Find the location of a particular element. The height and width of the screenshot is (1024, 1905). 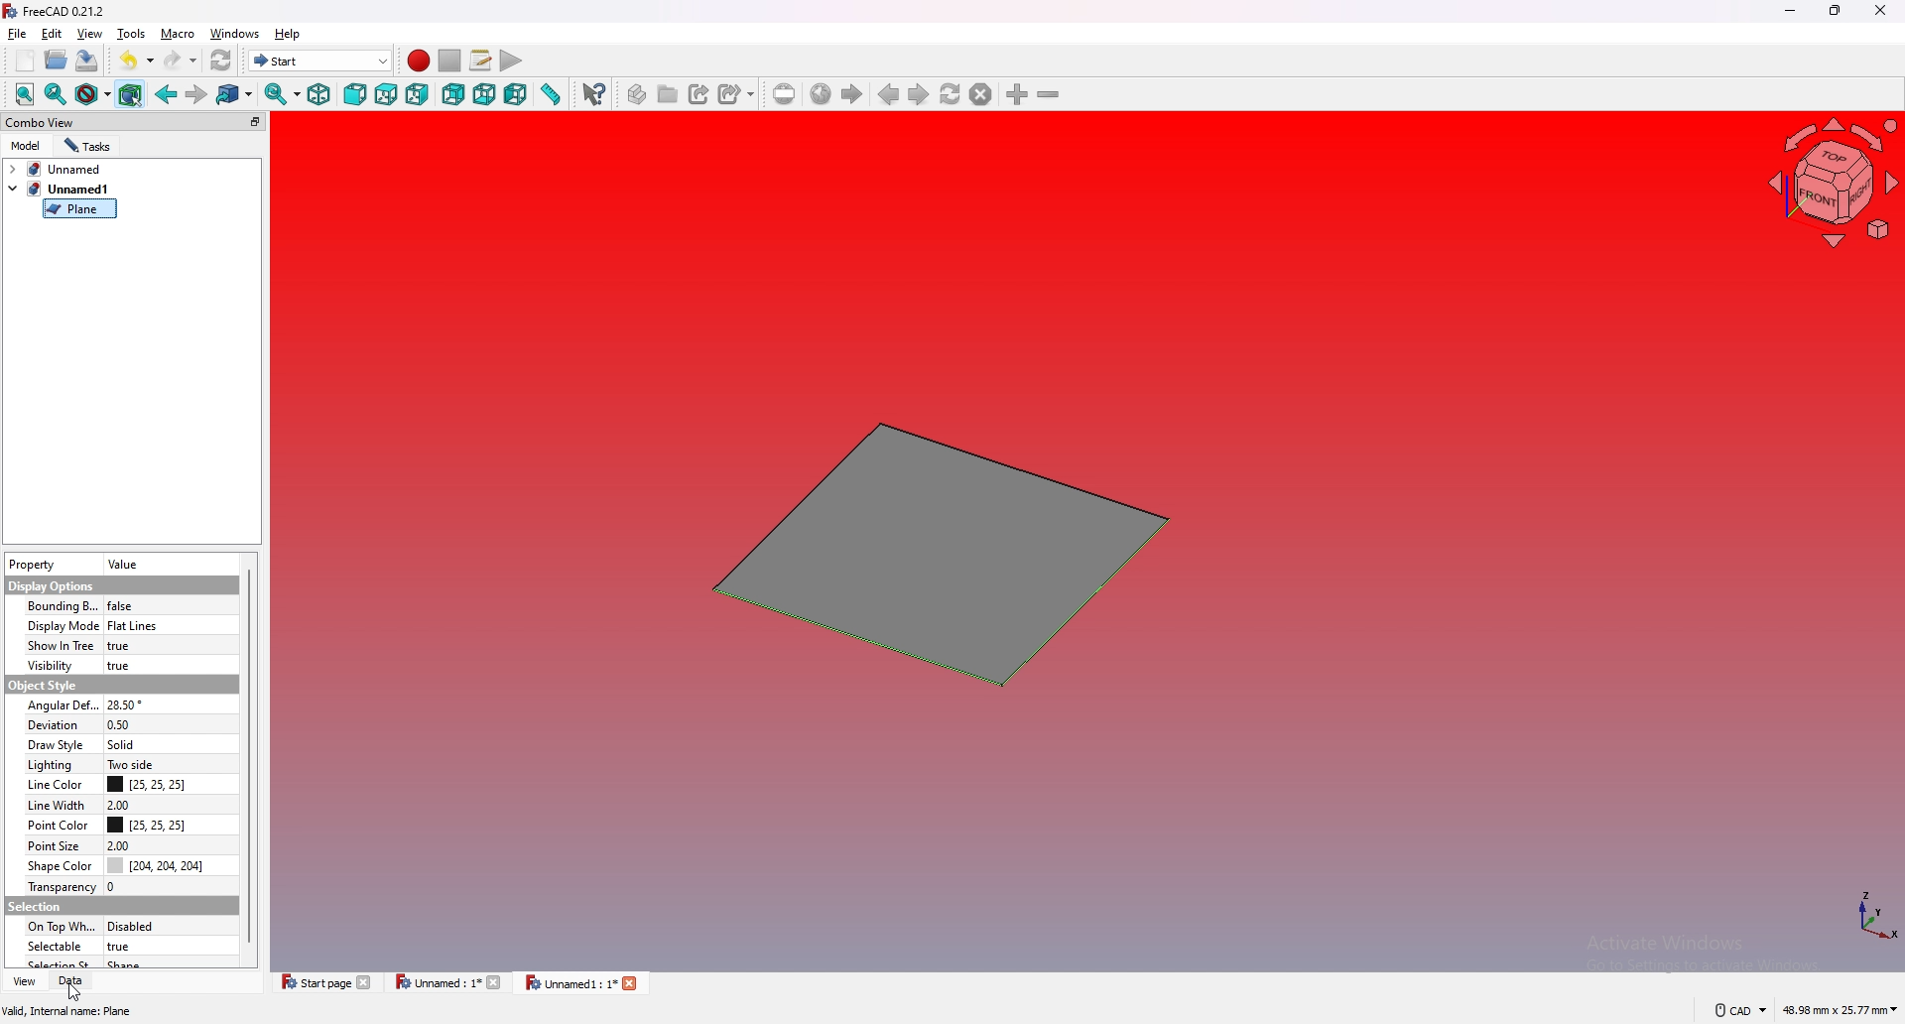

tab2: unnamed1 is located at coordinates (59, 189).